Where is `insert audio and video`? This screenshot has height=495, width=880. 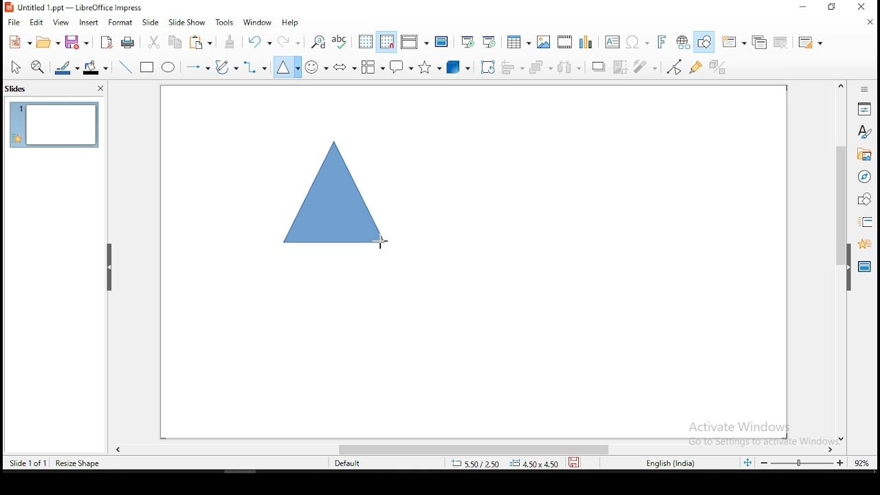 insert audio and video is located at coordinates (564, 41).